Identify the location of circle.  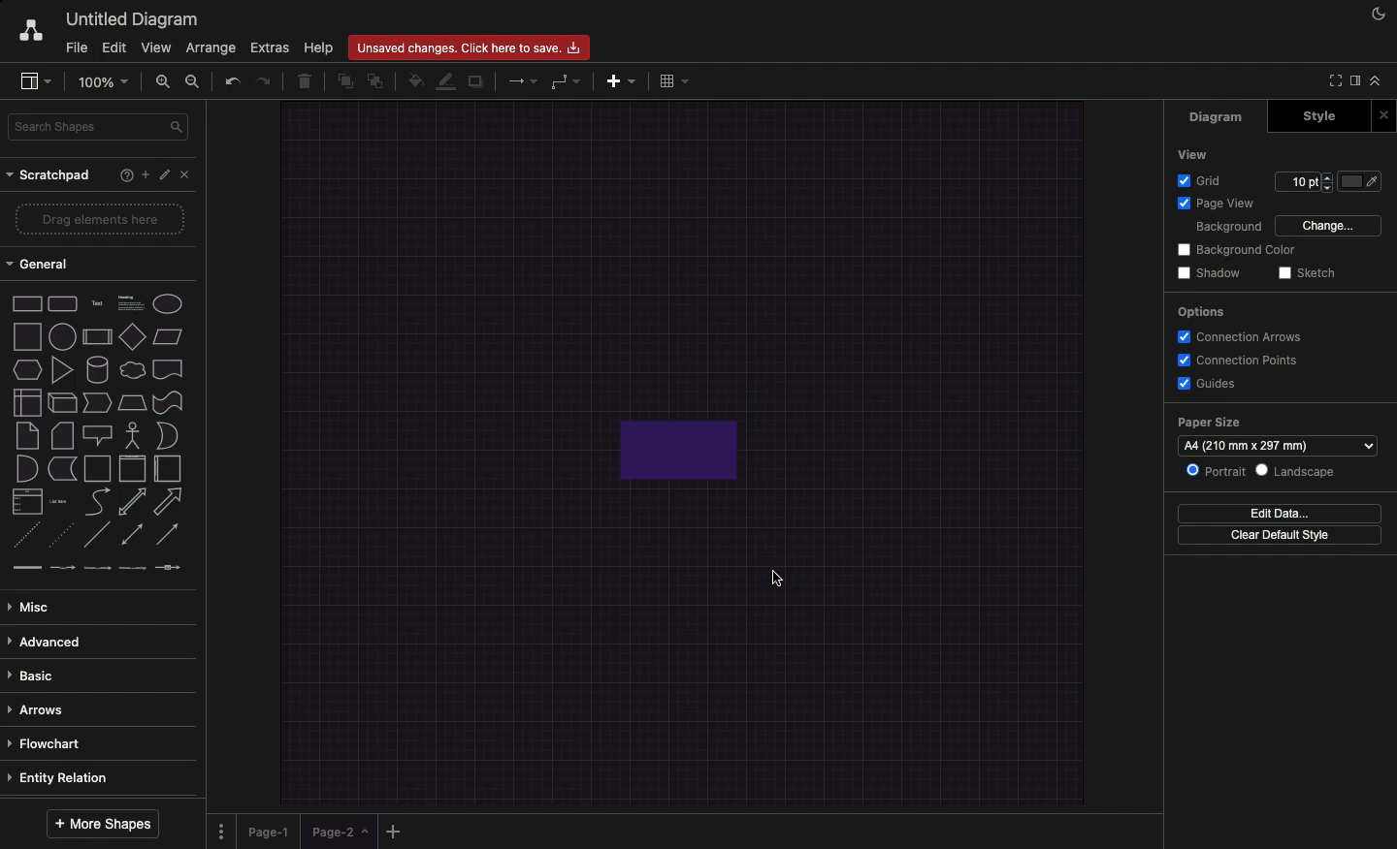
(61, 336).